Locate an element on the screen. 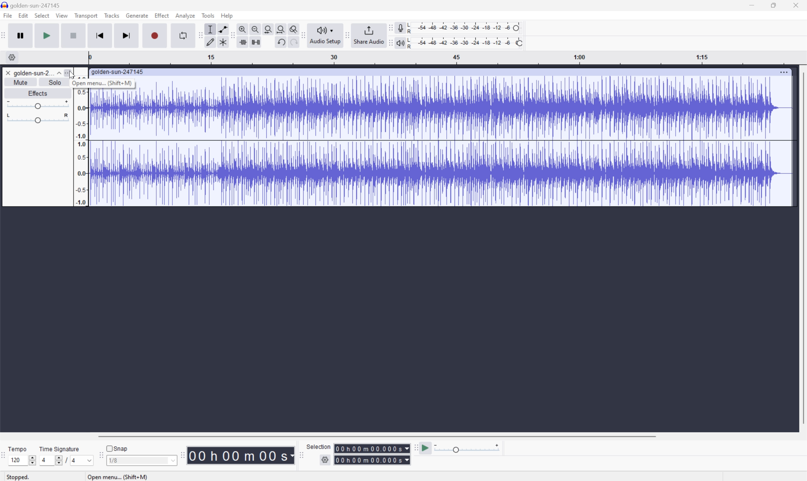  Audacity transport toolbar is located at coordinates (6, 36).